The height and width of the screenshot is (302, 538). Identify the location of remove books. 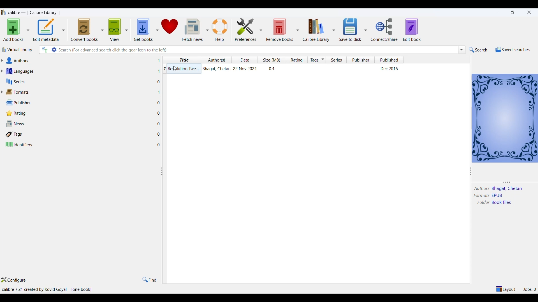
(280, 29).